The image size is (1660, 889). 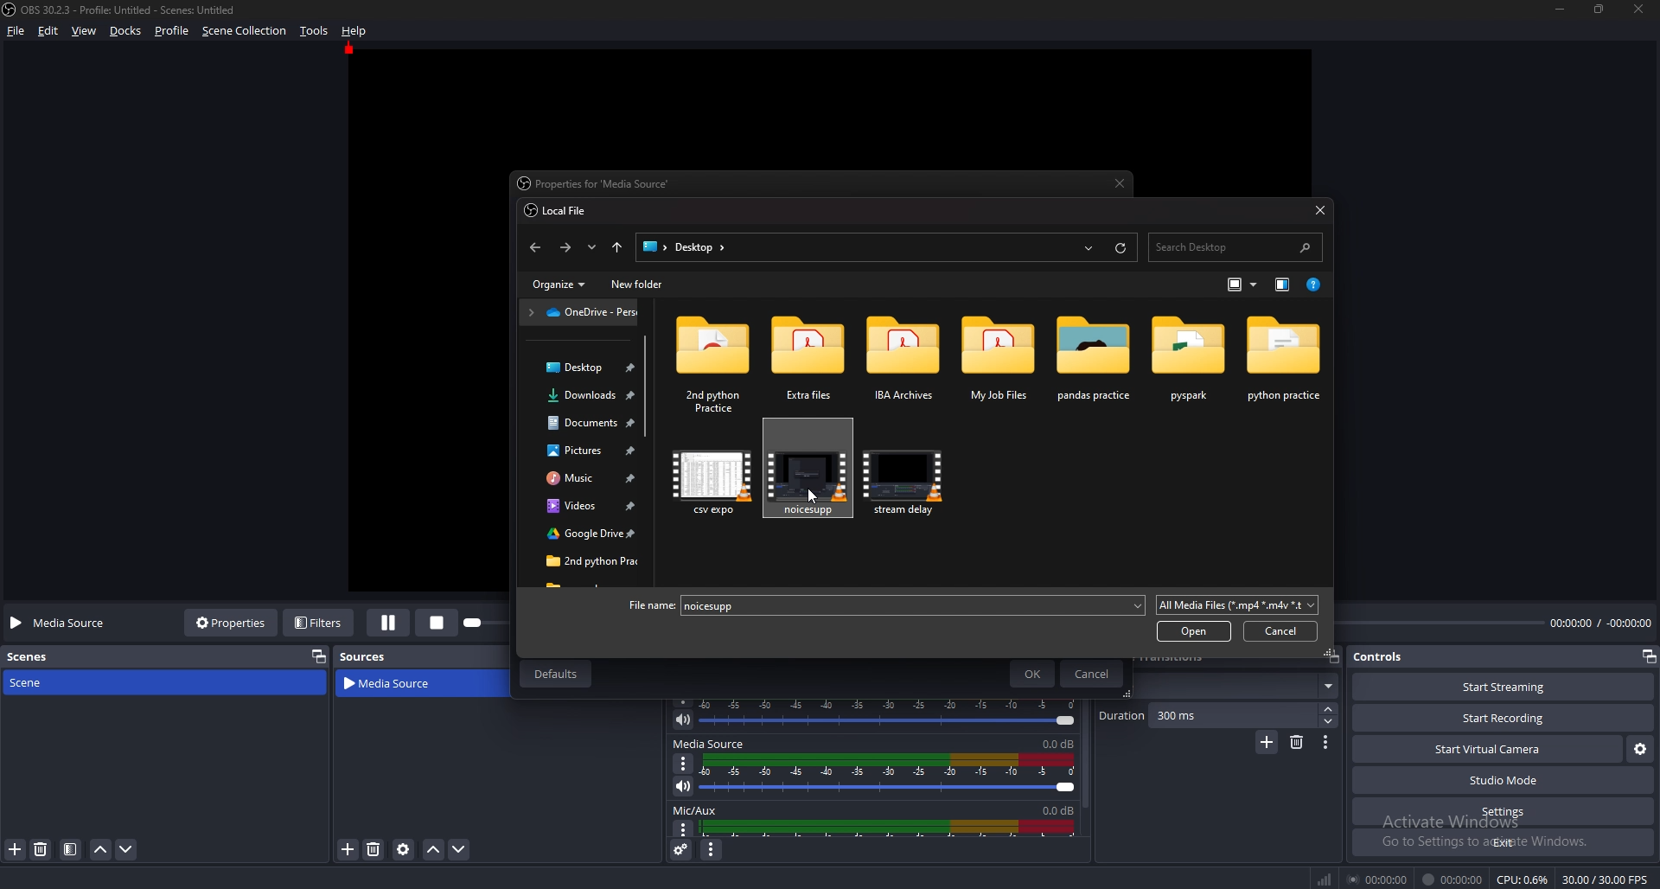 What do you see at coordinates (1605, 879) in the screenshot?
I see `30.00 / 30.00 FPS` at bounding box center [1605, 879].